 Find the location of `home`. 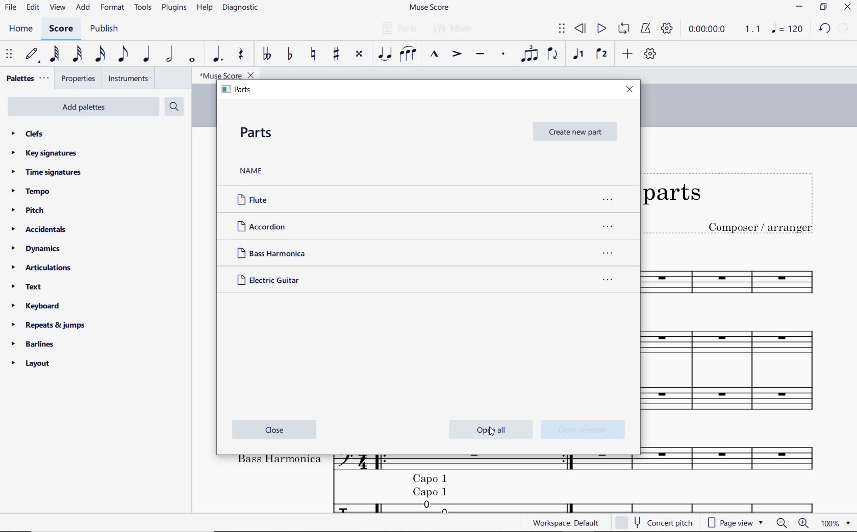

home is located at coordinates (22, 29).